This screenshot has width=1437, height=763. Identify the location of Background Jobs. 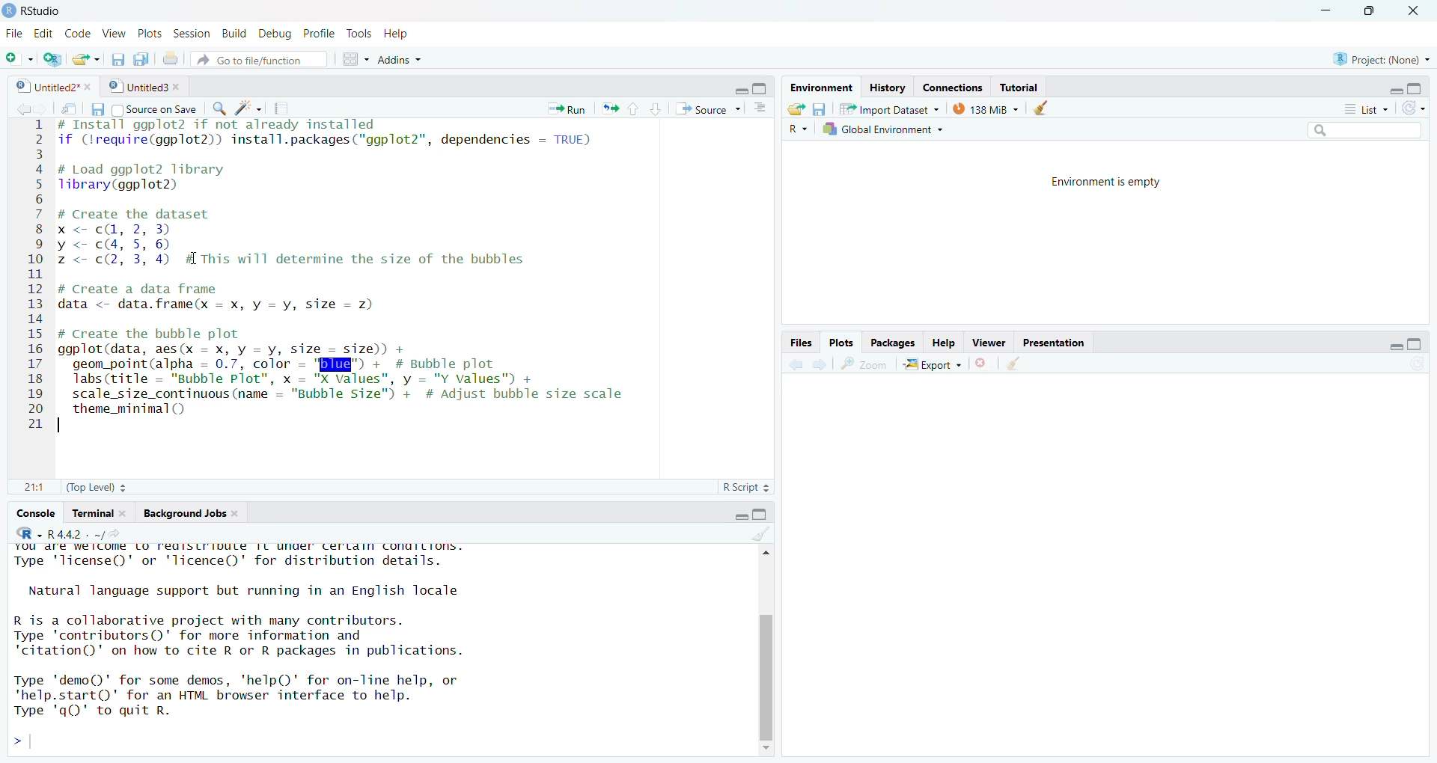
(189, 512).